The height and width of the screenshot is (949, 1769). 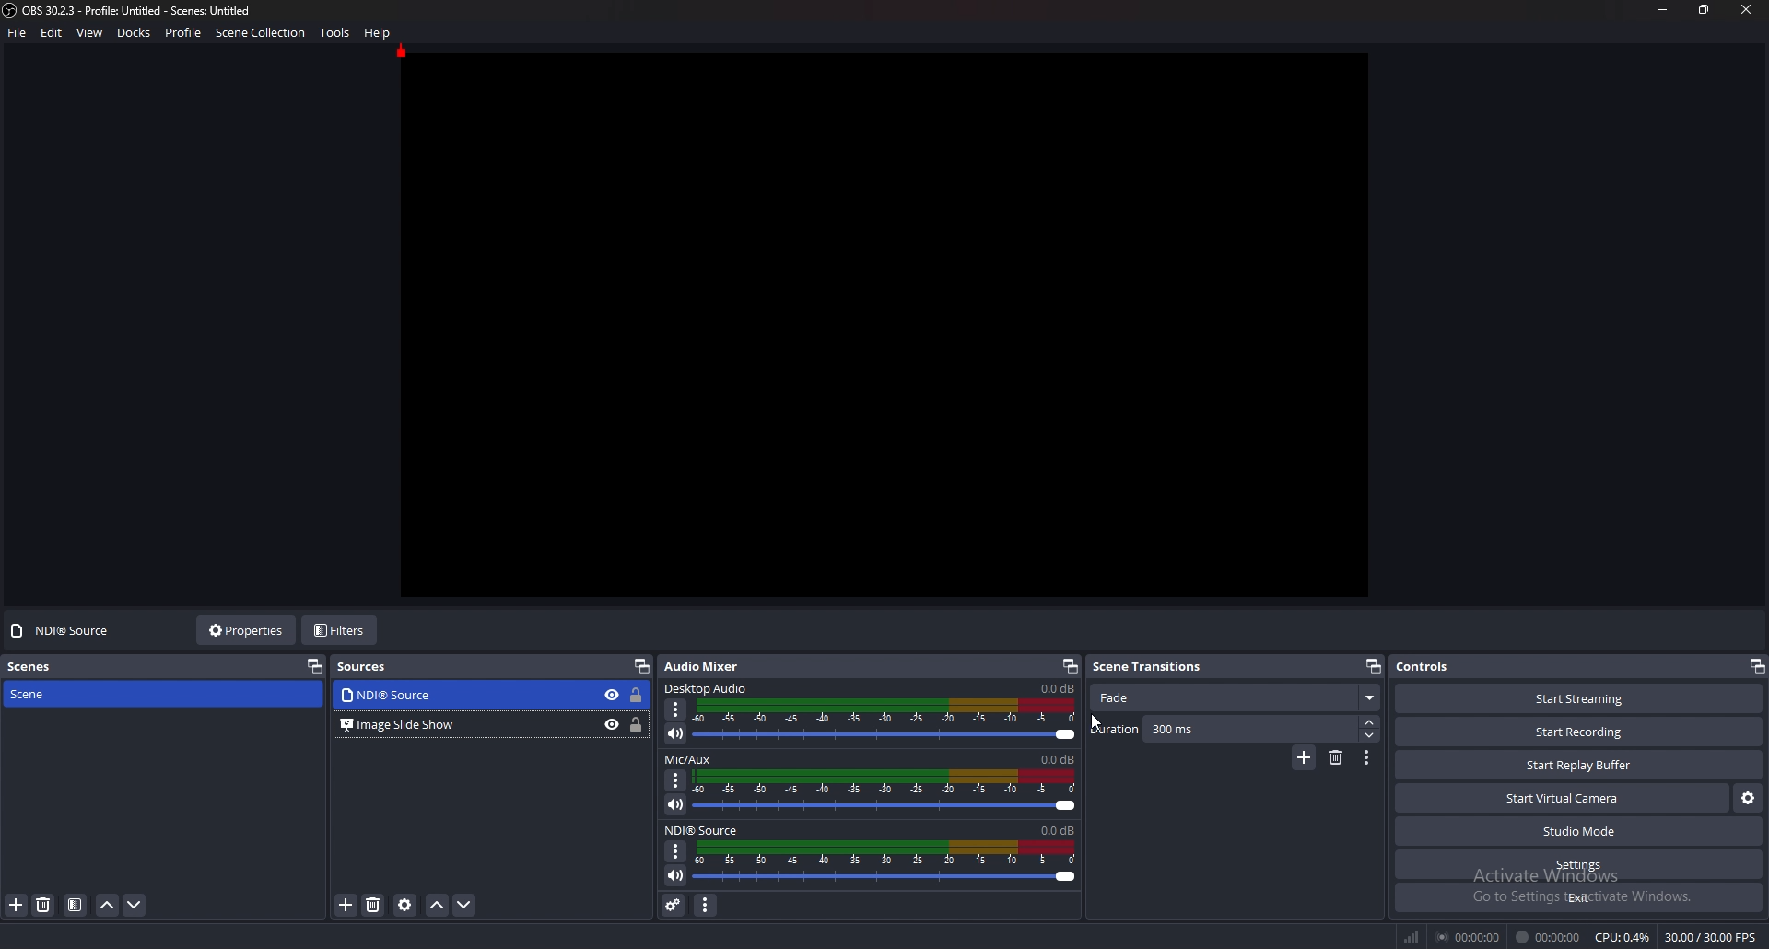 What do you see at coordinates (1577, 897) in the screenshot?
I see `exit` at bounding box center [1577, 897].